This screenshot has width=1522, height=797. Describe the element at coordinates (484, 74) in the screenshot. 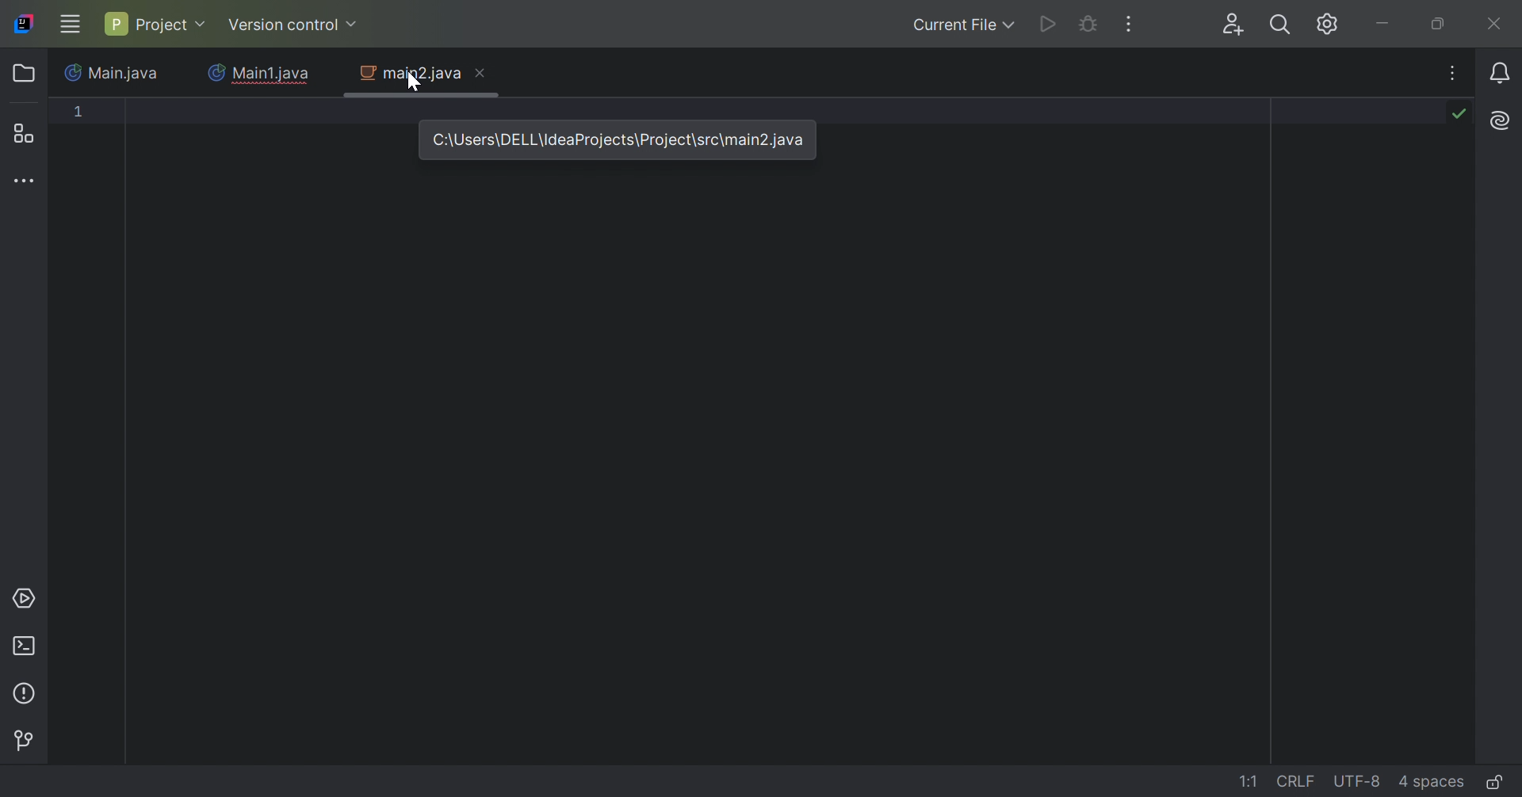

I see `Close` at that location.